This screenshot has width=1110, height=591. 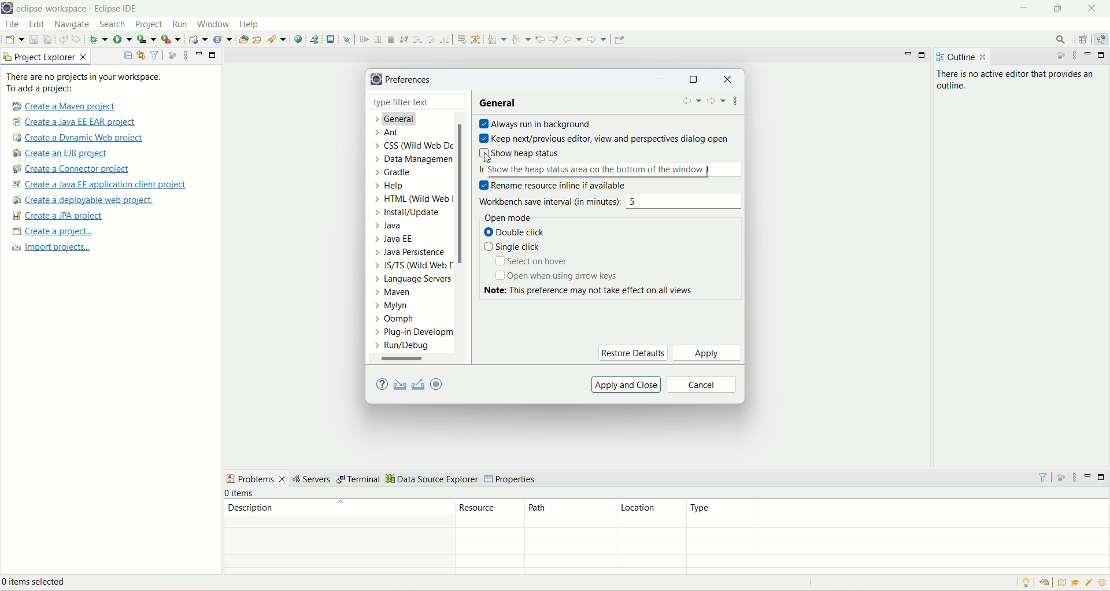 What do you see at coordinates (394, 239) in the screenshot?
I see `Java EE` at bounding box center [394, 239].